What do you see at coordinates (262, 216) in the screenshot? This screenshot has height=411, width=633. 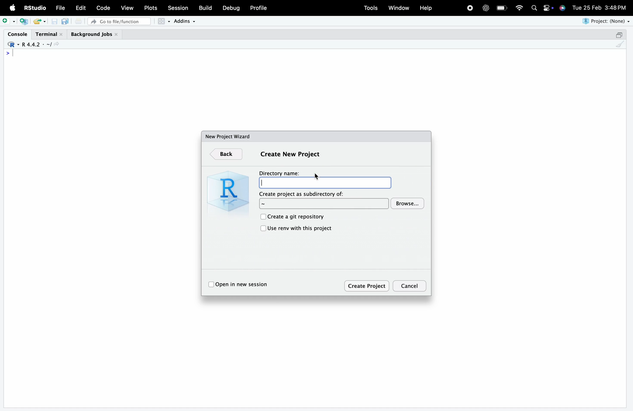 I see `checkbox` at bounding box center [262, 216].